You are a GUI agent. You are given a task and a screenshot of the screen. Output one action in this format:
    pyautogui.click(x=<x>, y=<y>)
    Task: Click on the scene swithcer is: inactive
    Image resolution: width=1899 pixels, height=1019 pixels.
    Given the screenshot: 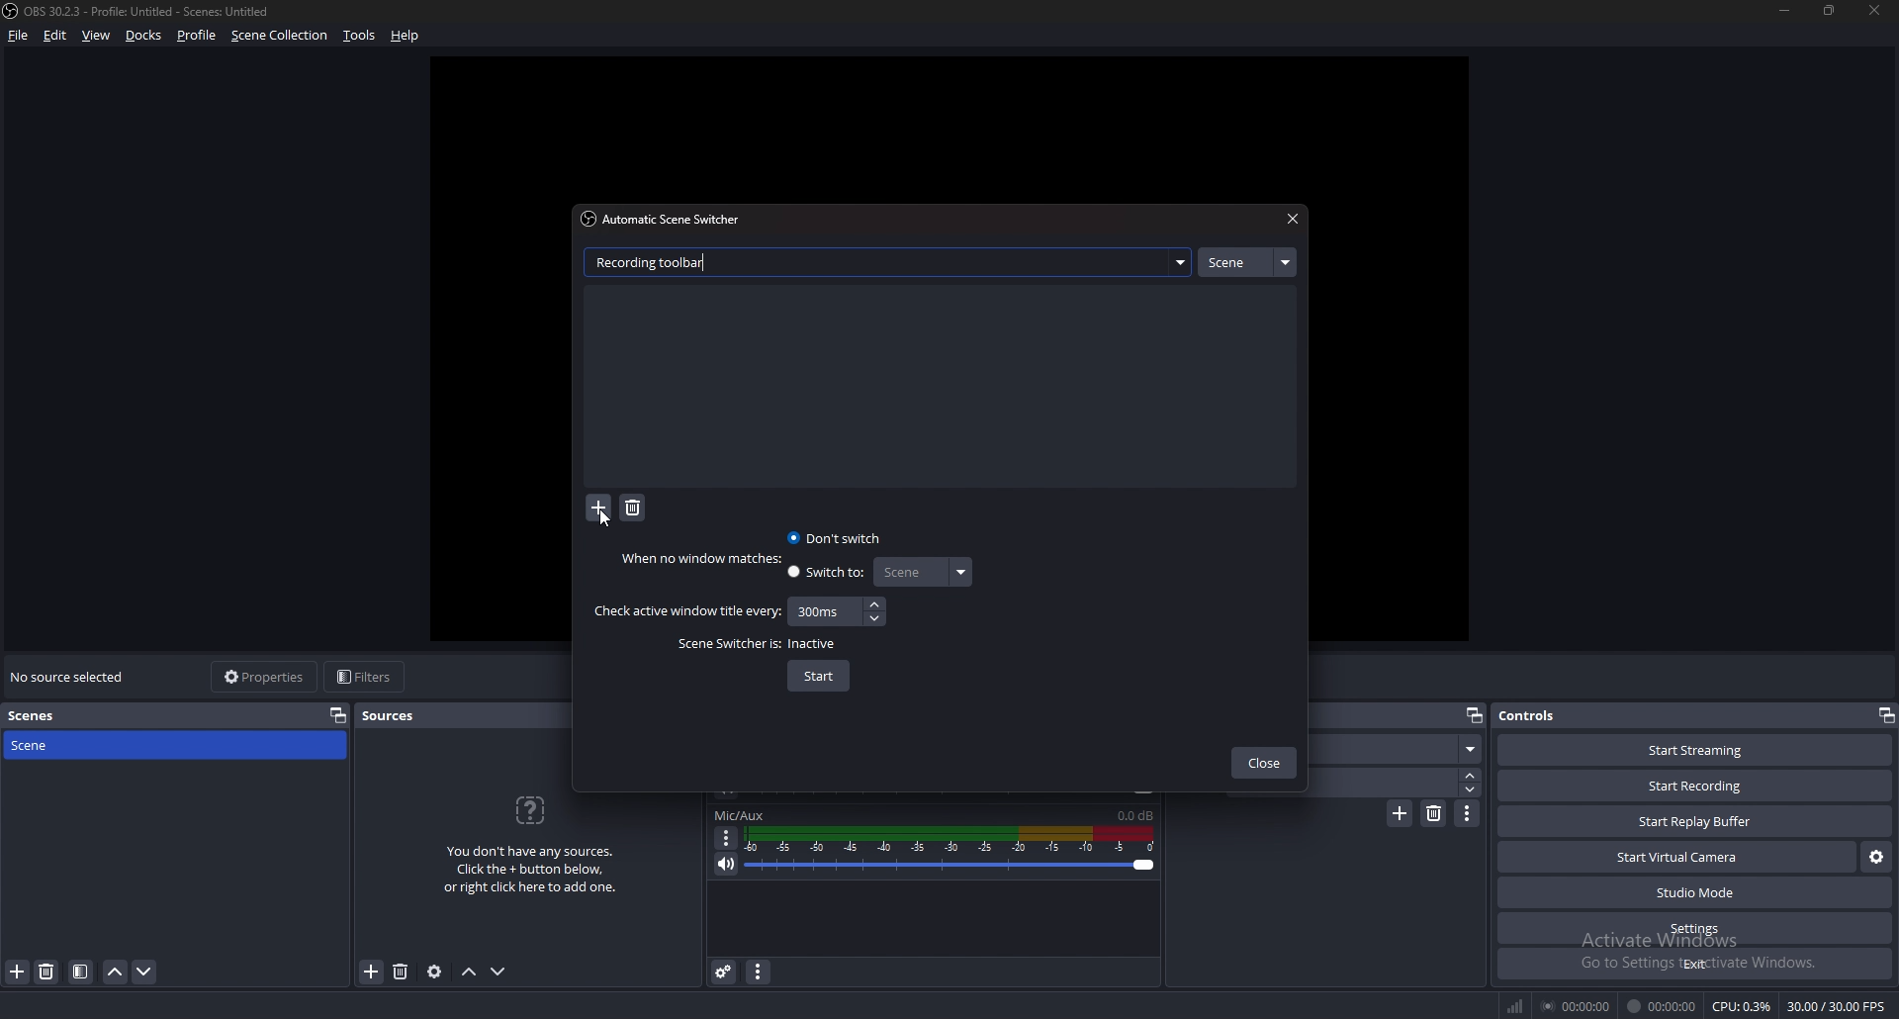 What is the action you would take?
    pyautogui.click(x=760, y=644)
    